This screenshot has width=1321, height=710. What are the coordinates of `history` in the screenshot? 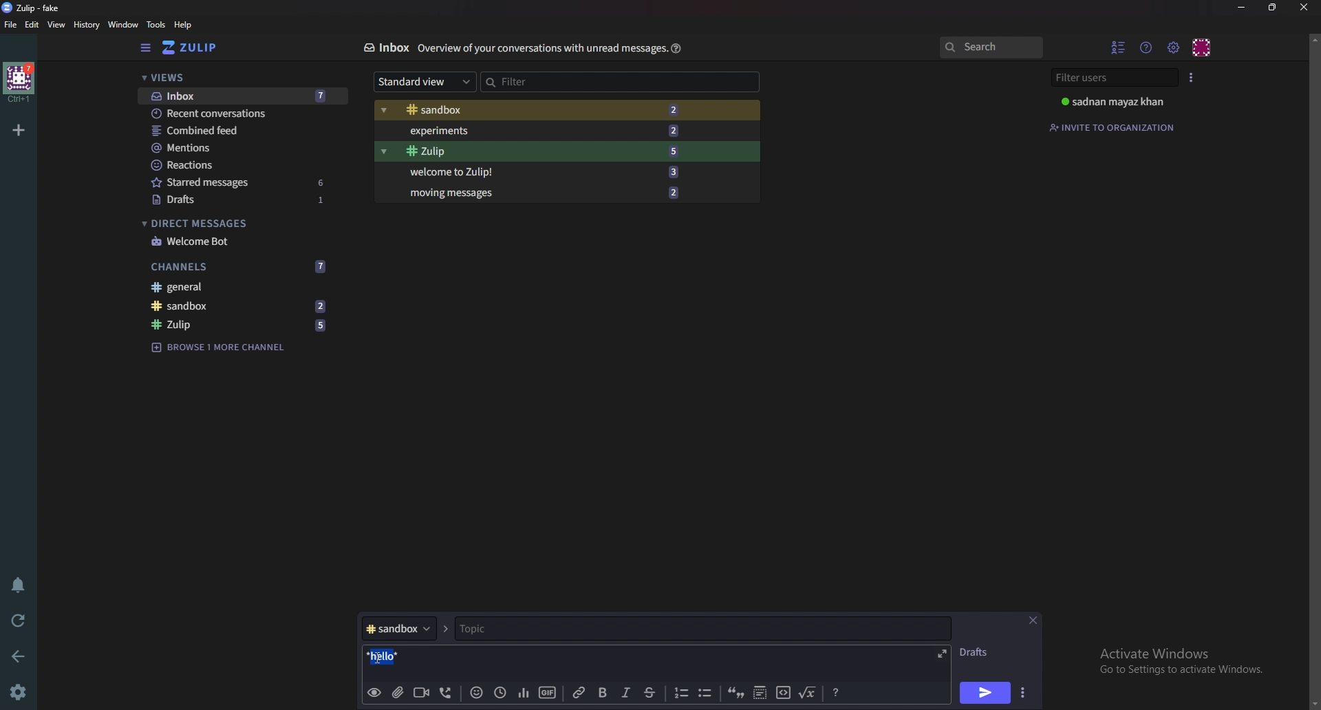 It's located at (85, 25).